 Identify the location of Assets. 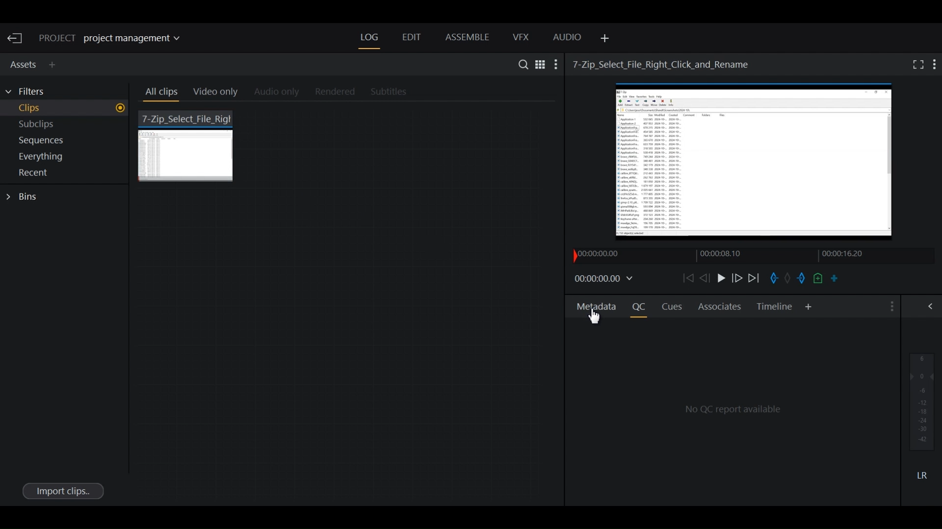
(22, 63).